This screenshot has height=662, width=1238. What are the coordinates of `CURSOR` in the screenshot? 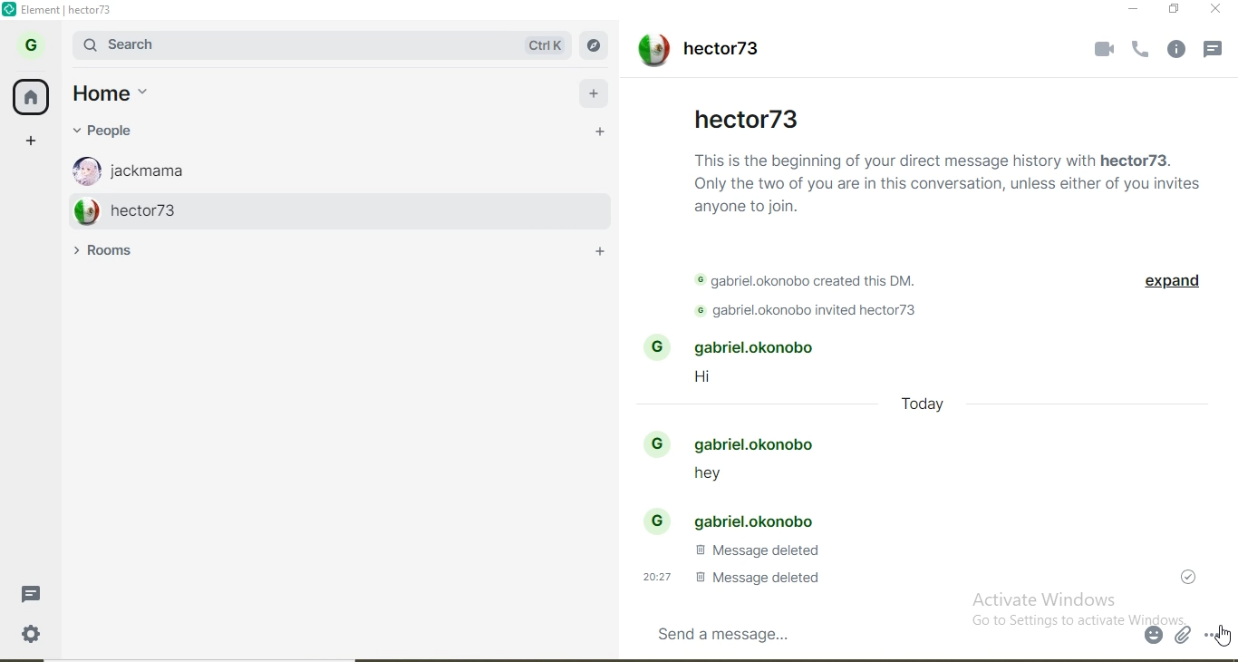 It's located at (1223, 638).